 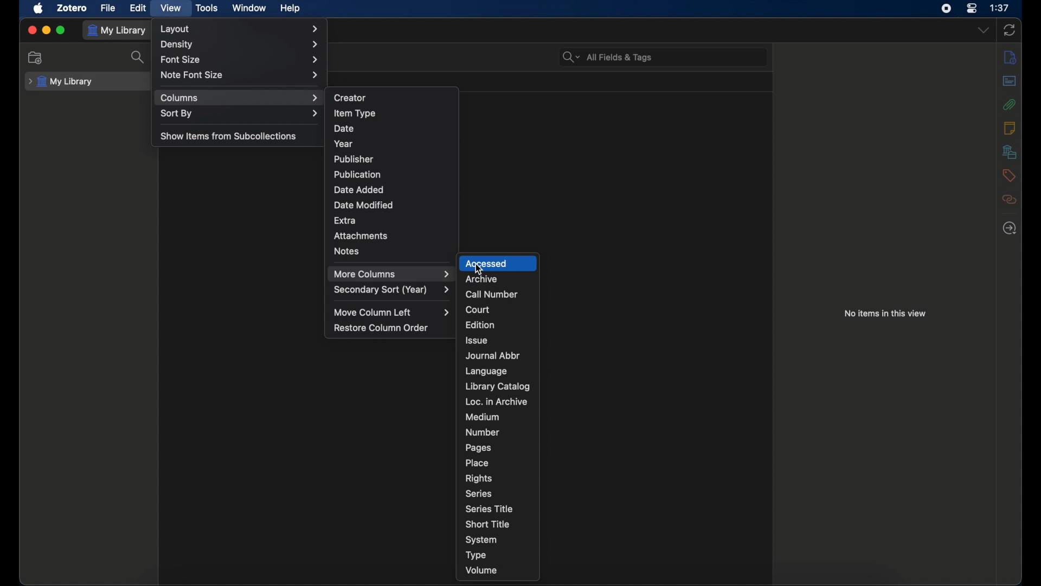 I want to click on loc. in archive, so click(x=497, y=402).